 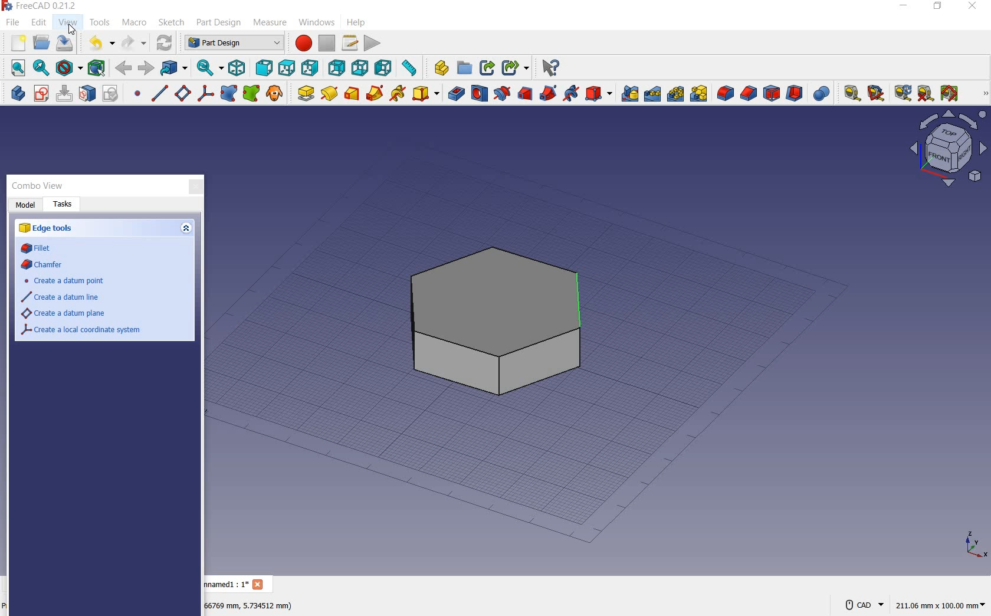 What do you see at coordinates (939, 8) in the screenshot?
I see `RESTORE DOWN` at bounding box center [939, 8].